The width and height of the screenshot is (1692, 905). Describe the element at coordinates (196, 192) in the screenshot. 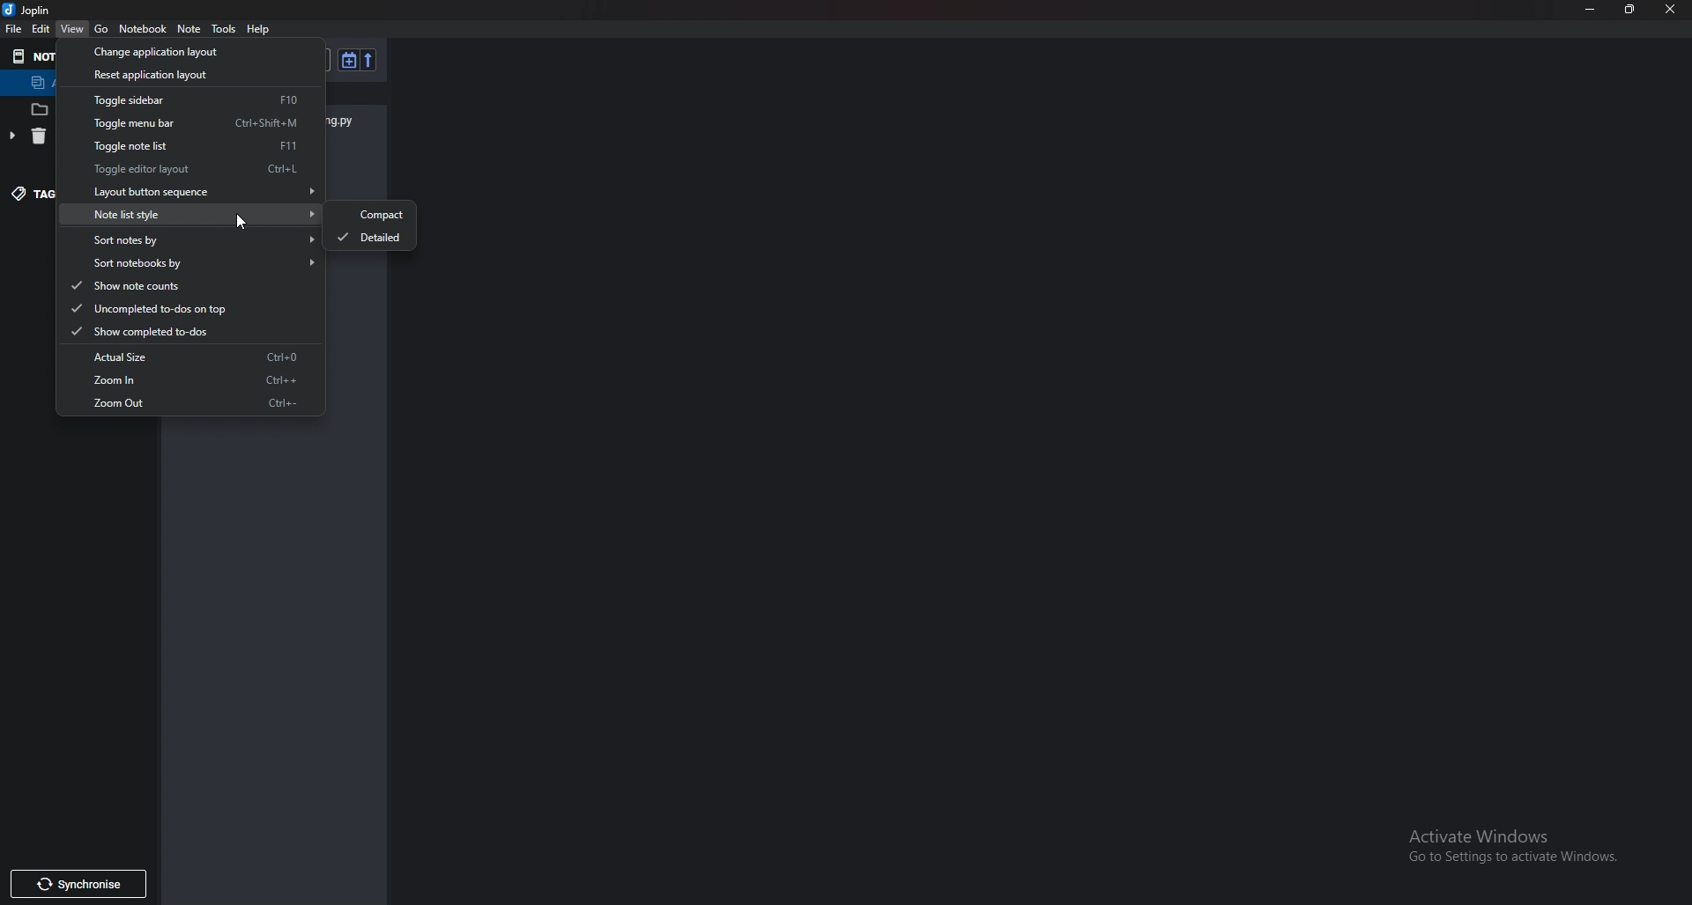

I see `Layout button sequence` at that location.